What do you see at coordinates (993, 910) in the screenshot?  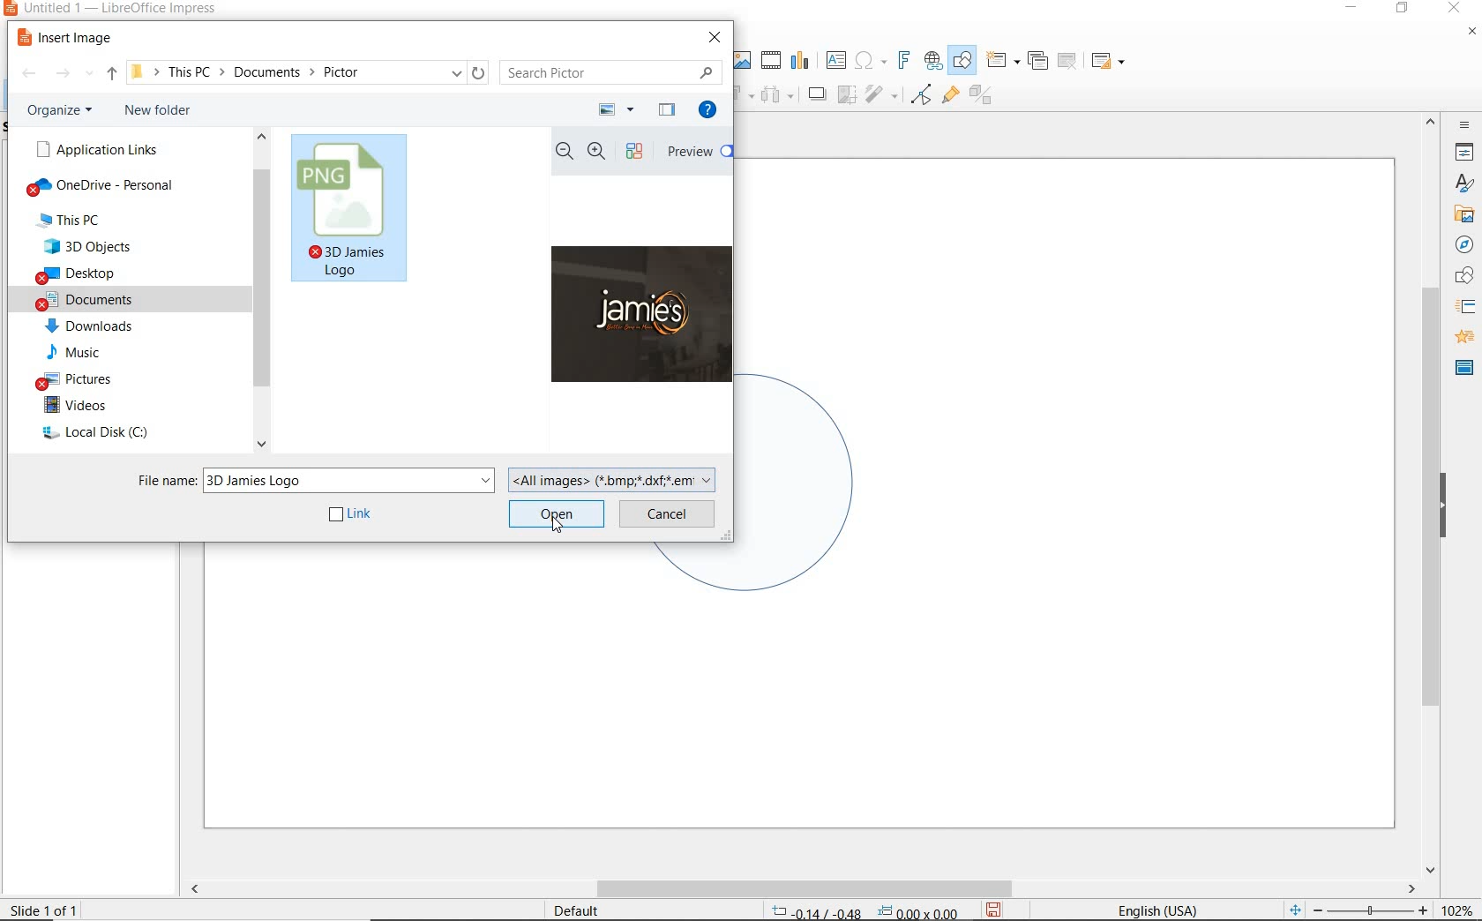 I see `save` at bounding box center [993, 910].